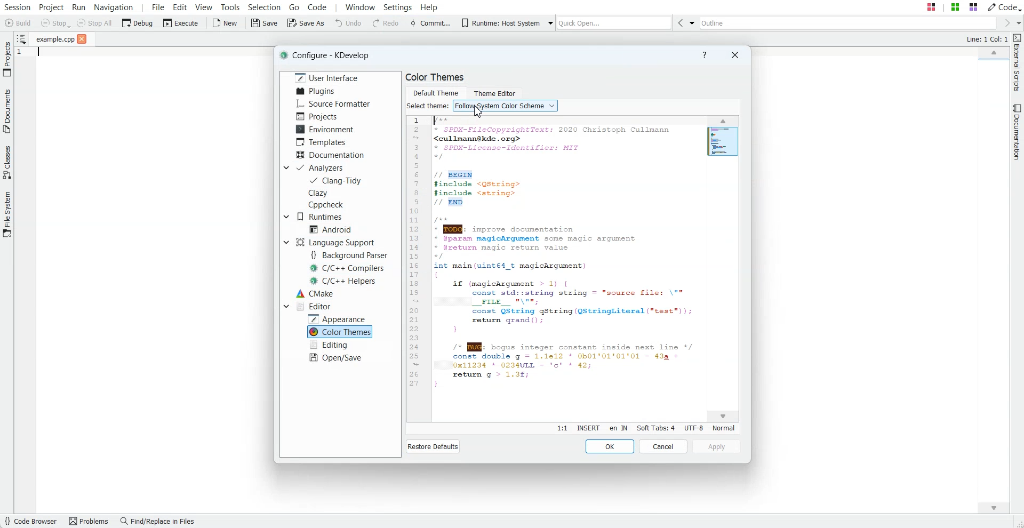 This screenshot has height=528, width=1024. What do you see at coordinates (1018, 132) in the screenshot?
I see `Documentation` at bounding box center [1018, 132].